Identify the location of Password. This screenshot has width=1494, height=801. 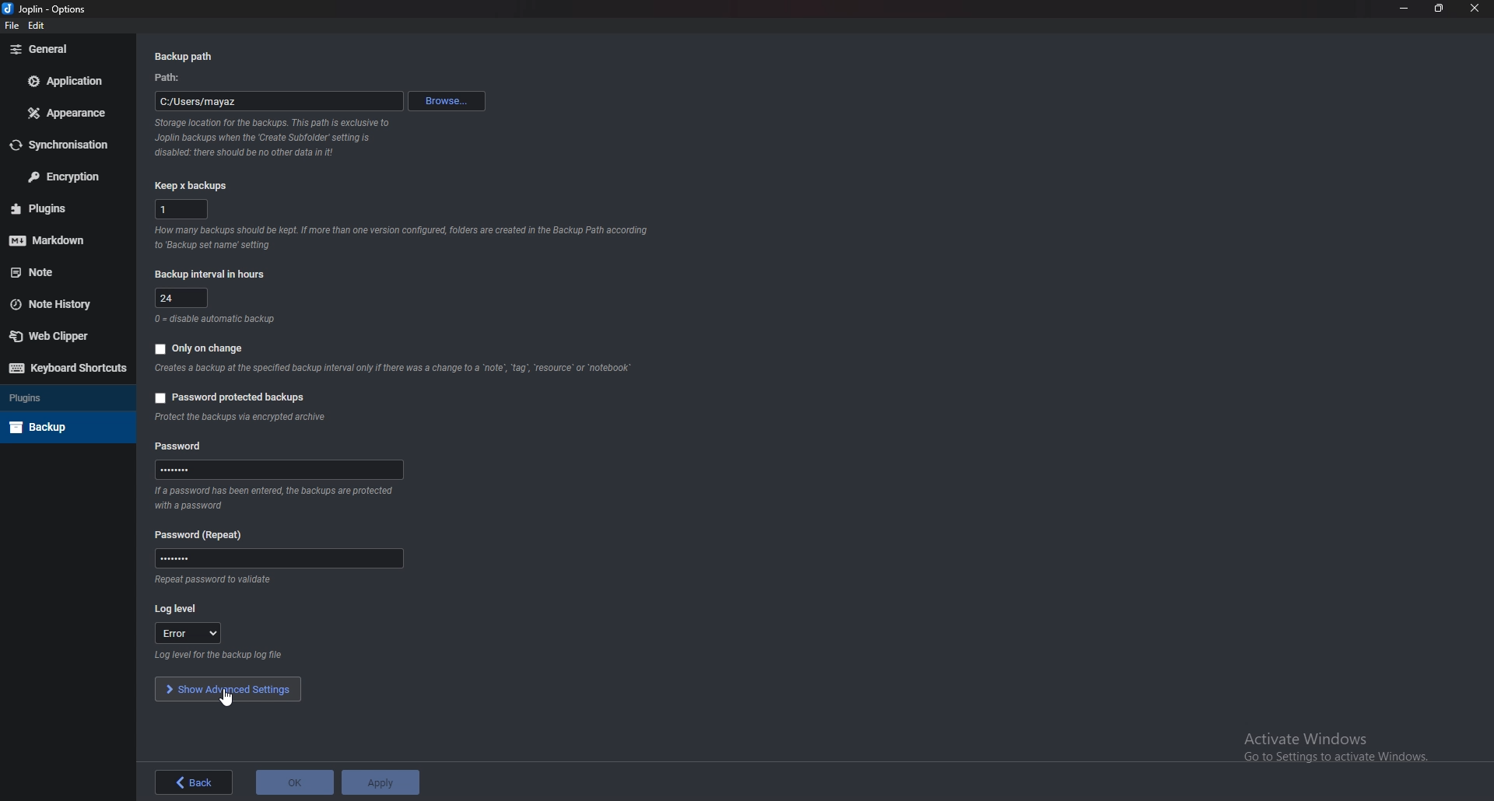
(184, 447).